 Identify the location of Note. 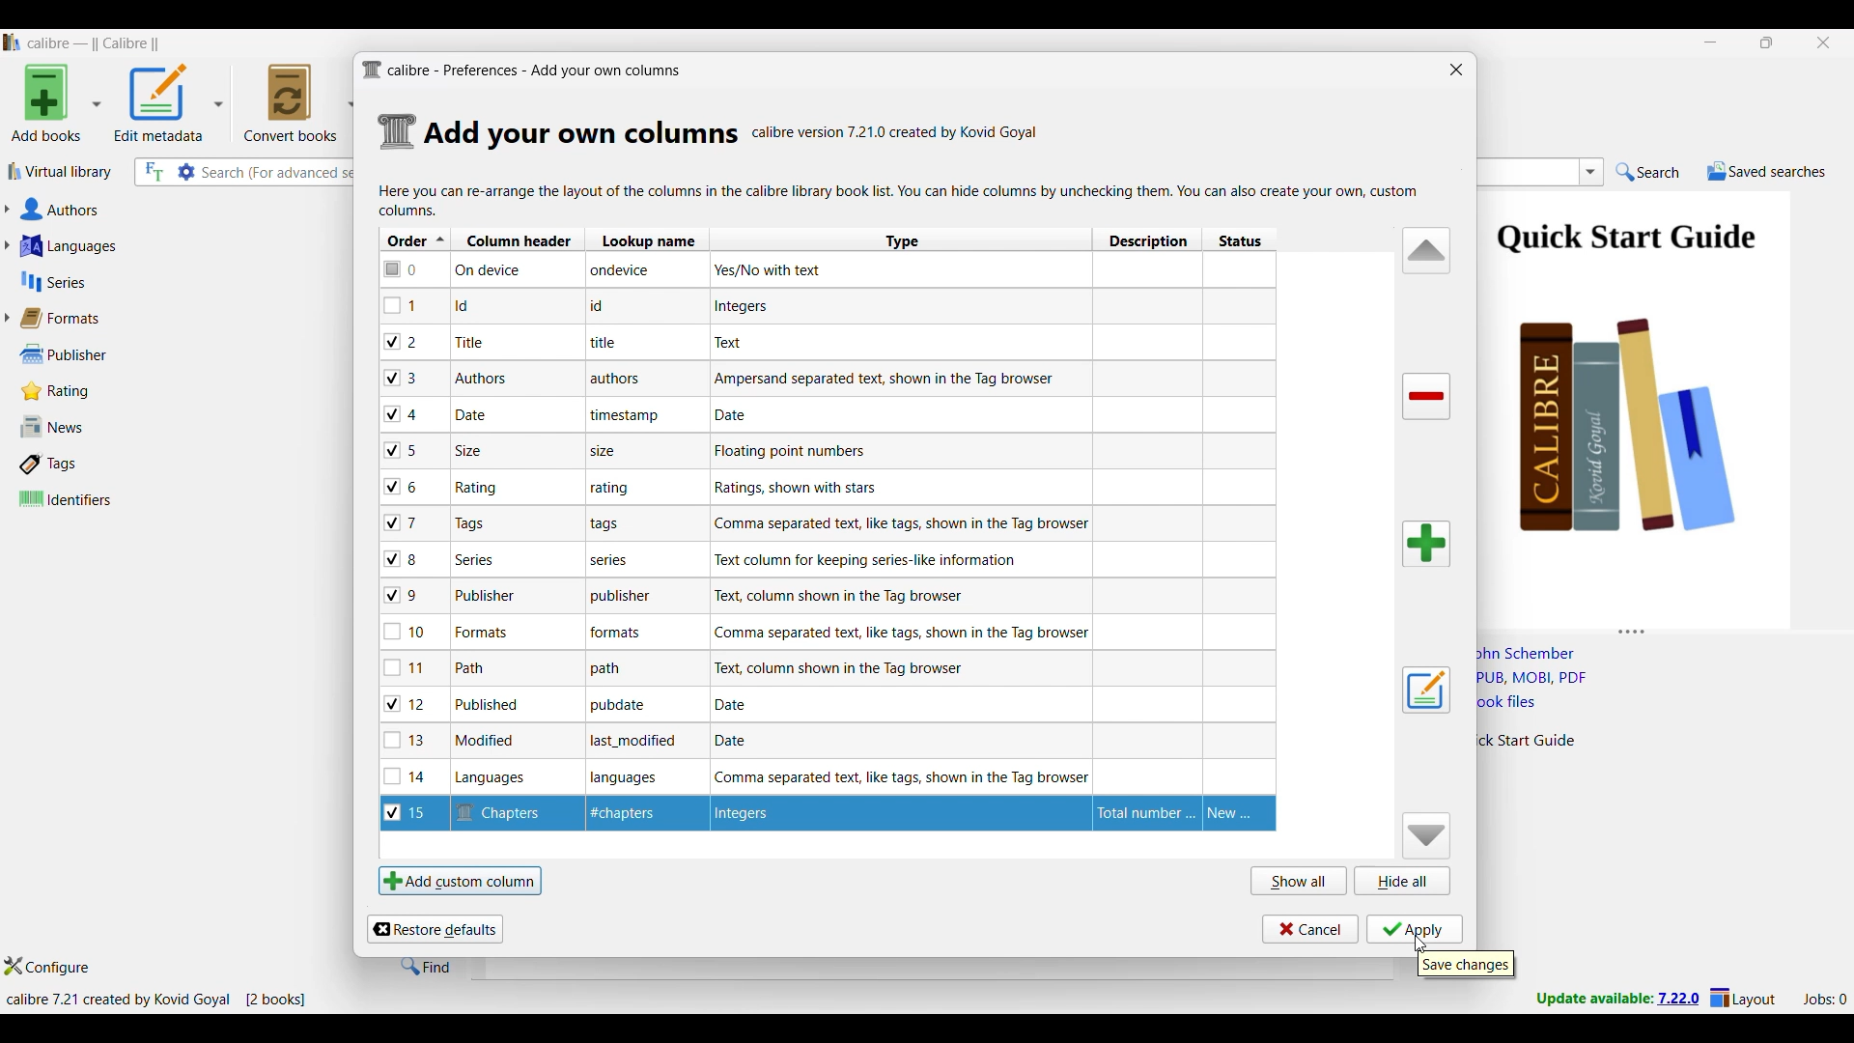
(500, 778).